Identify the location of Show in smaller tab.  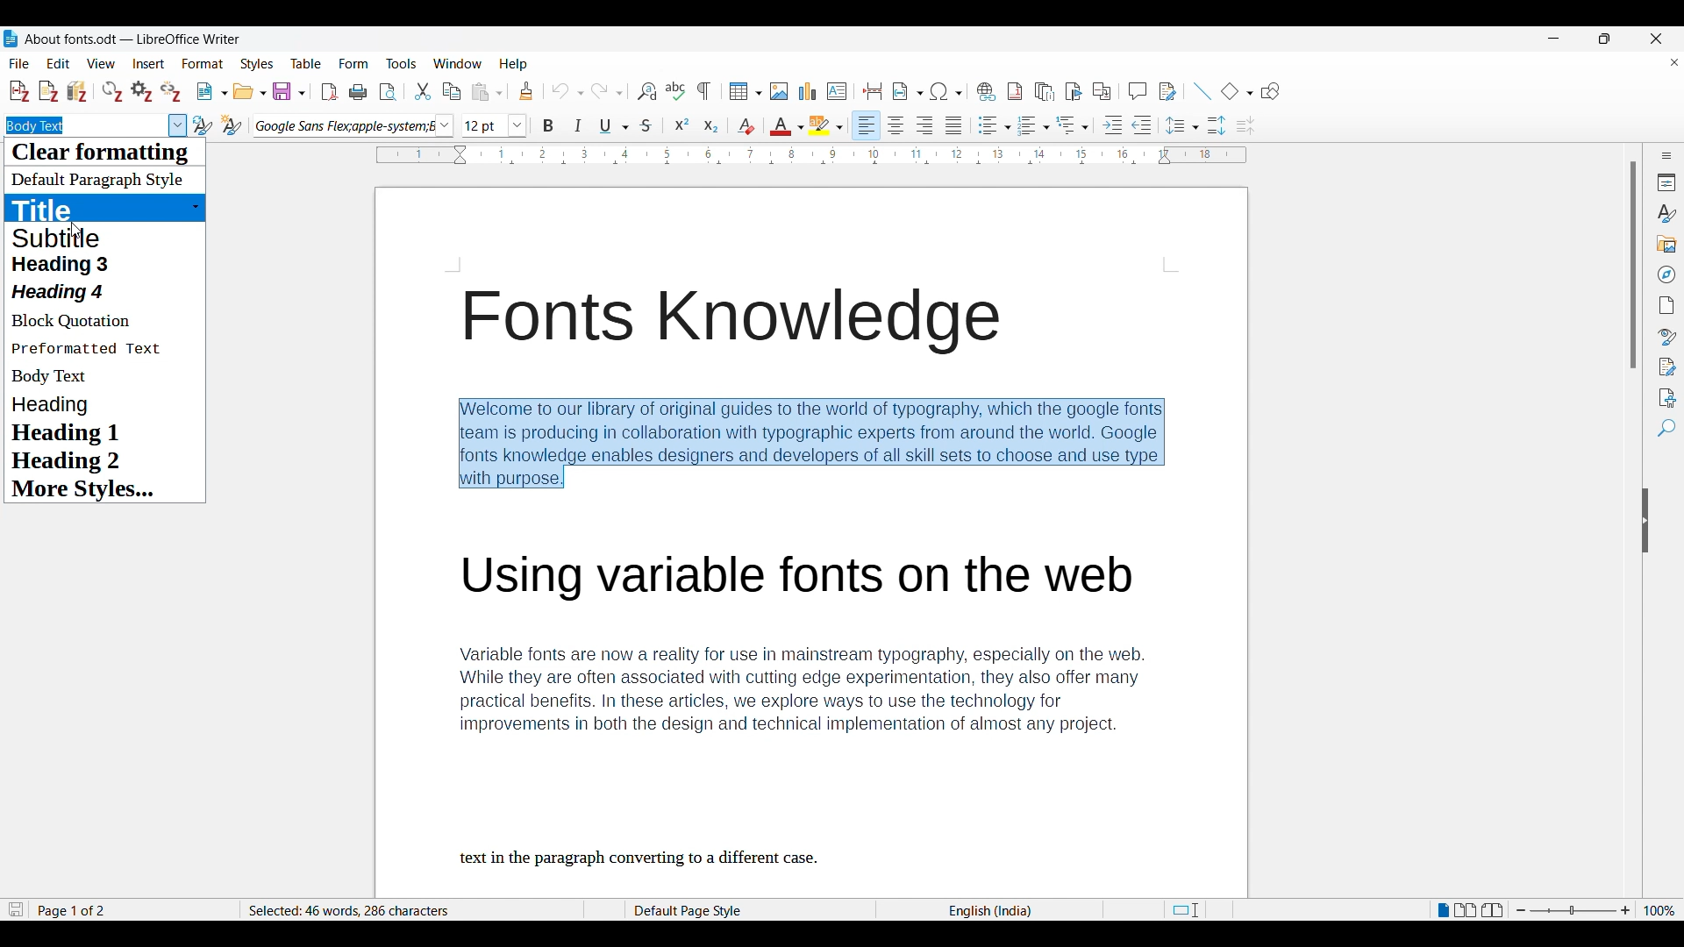
(1605, 39).